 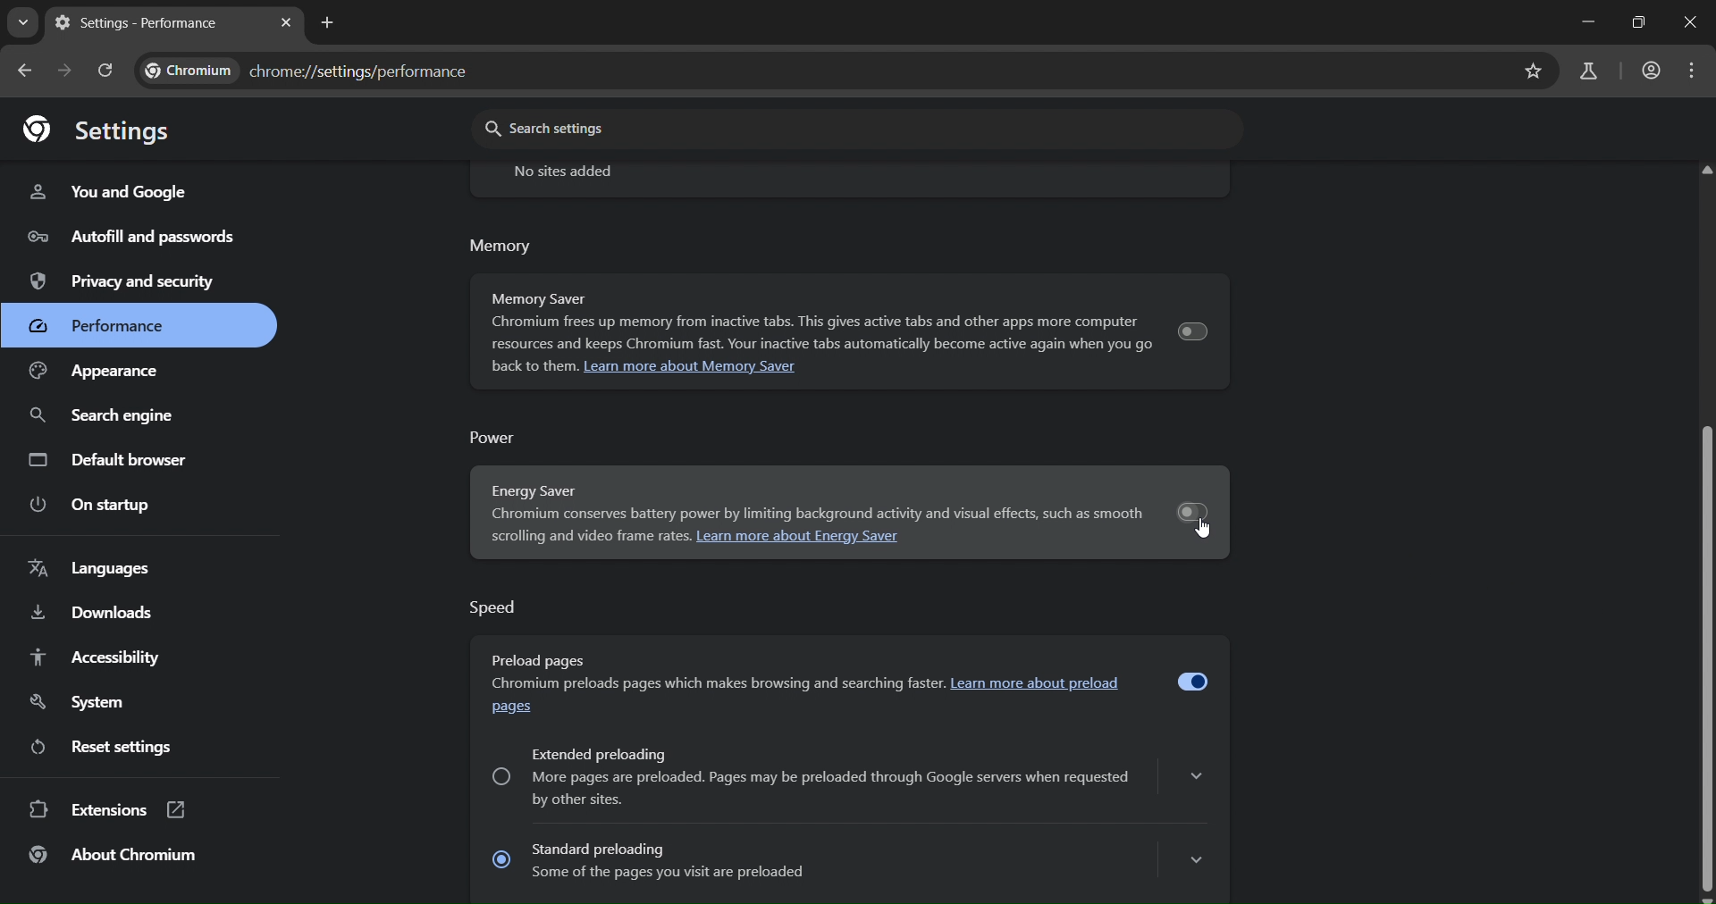 What do you see at coordinates (22, 24) in the screenshot?
I see `search tabs` at bounding box center [22, 24].